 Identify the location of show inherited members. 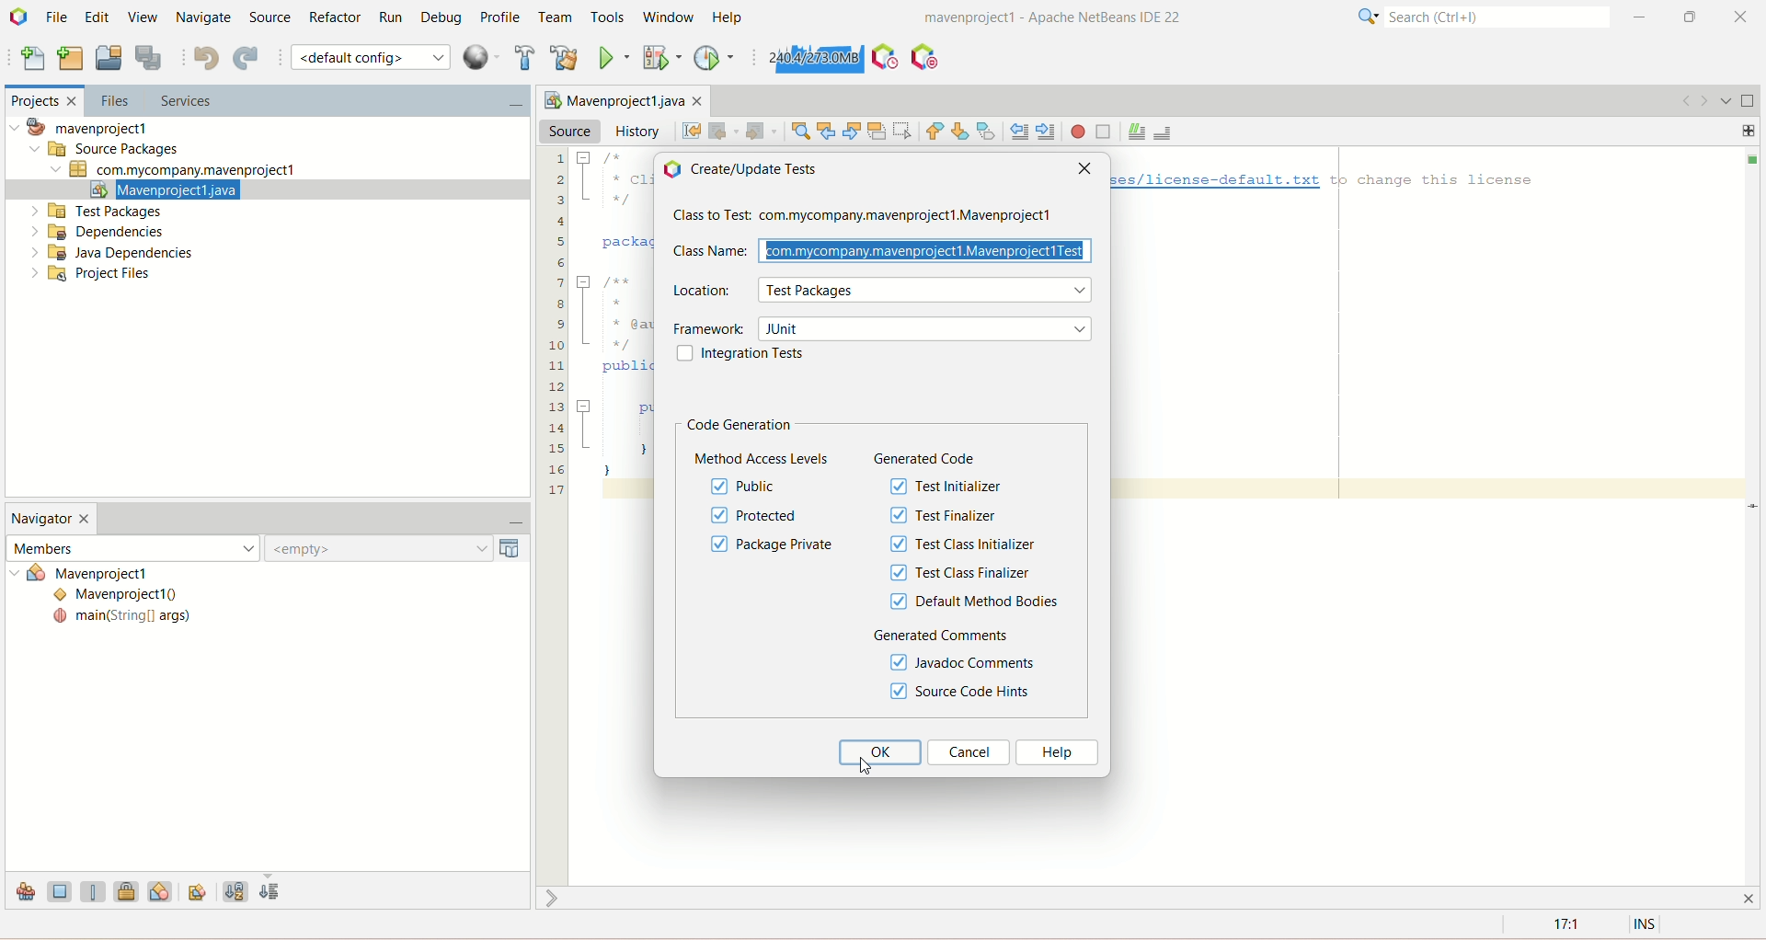
(24, 892).